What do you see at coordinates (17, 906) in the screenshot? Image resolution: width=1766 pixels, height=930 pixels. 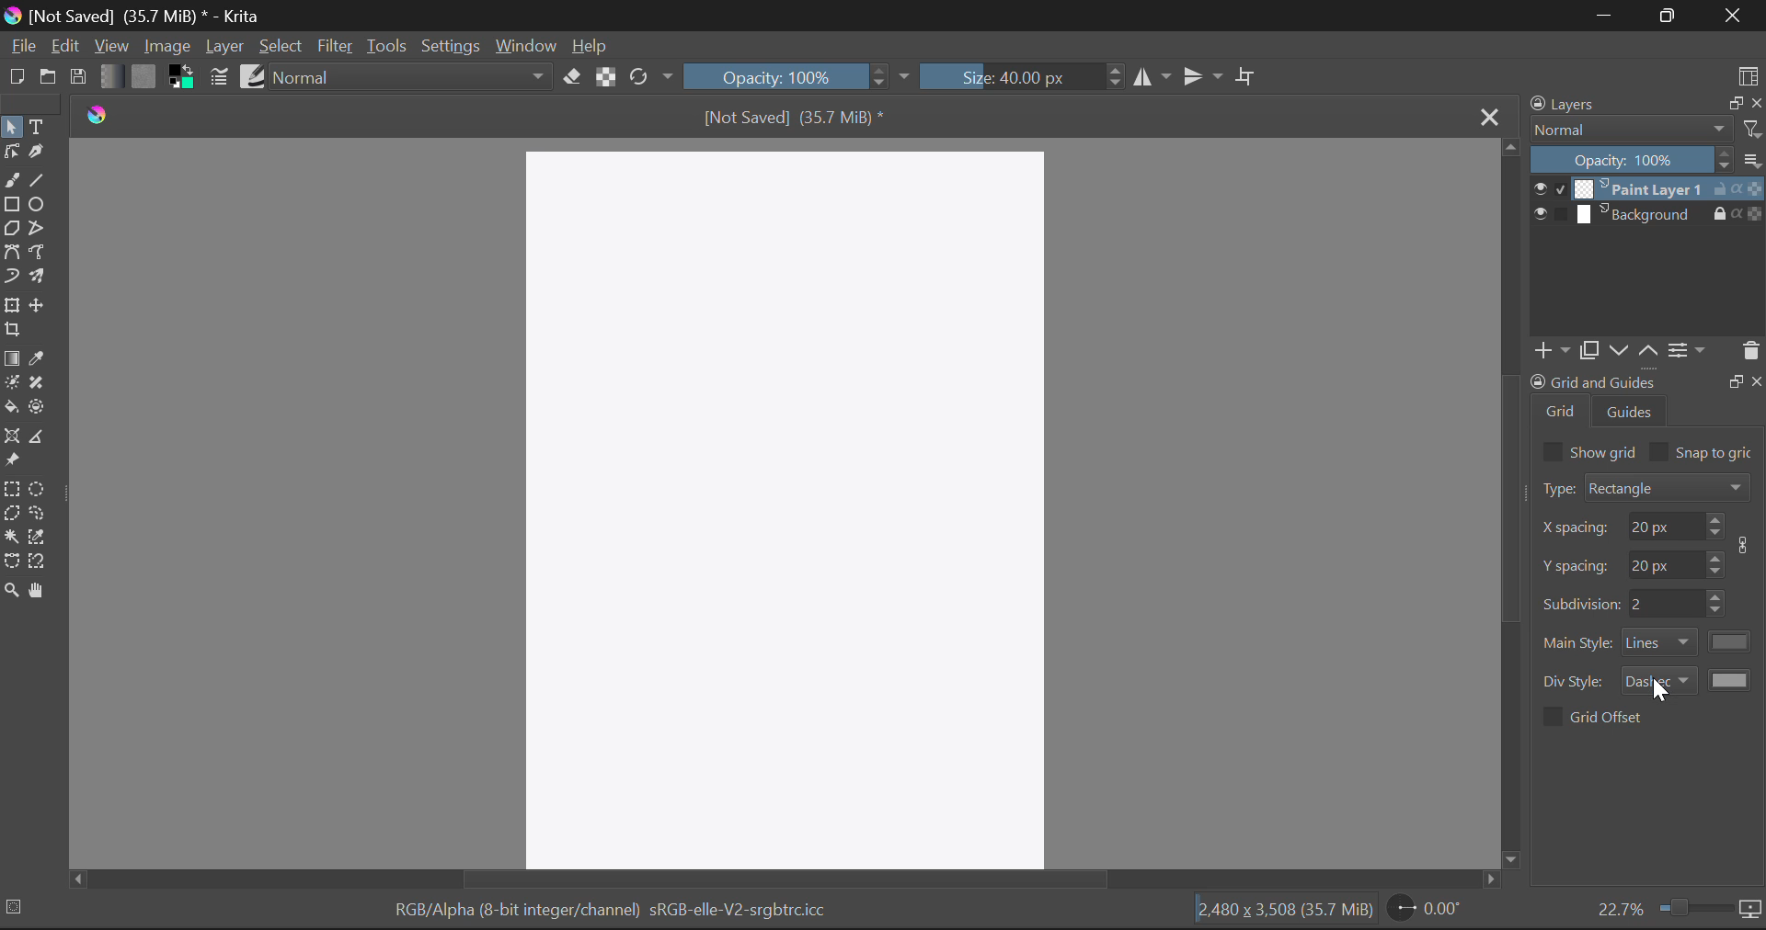 I see `selection` at bounding box center [17, 906].